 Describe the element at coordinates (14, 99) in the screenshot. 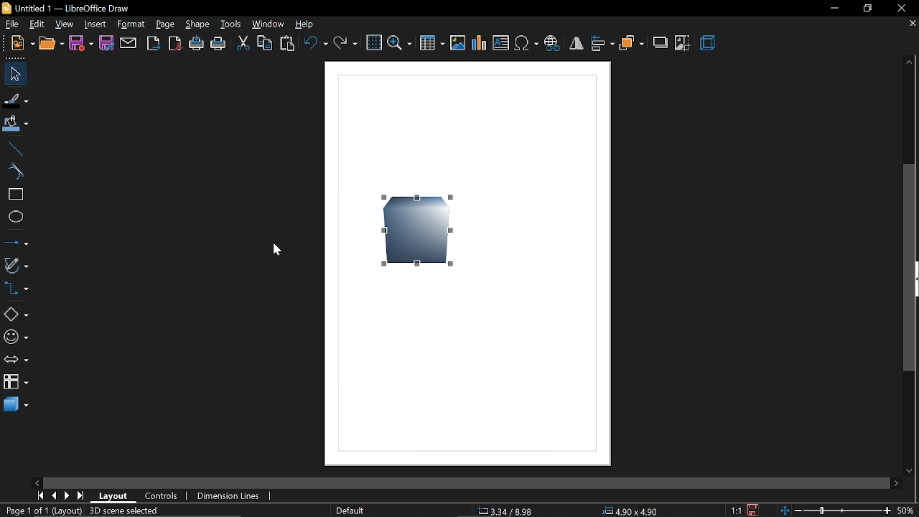

I see `fill line` at that location.